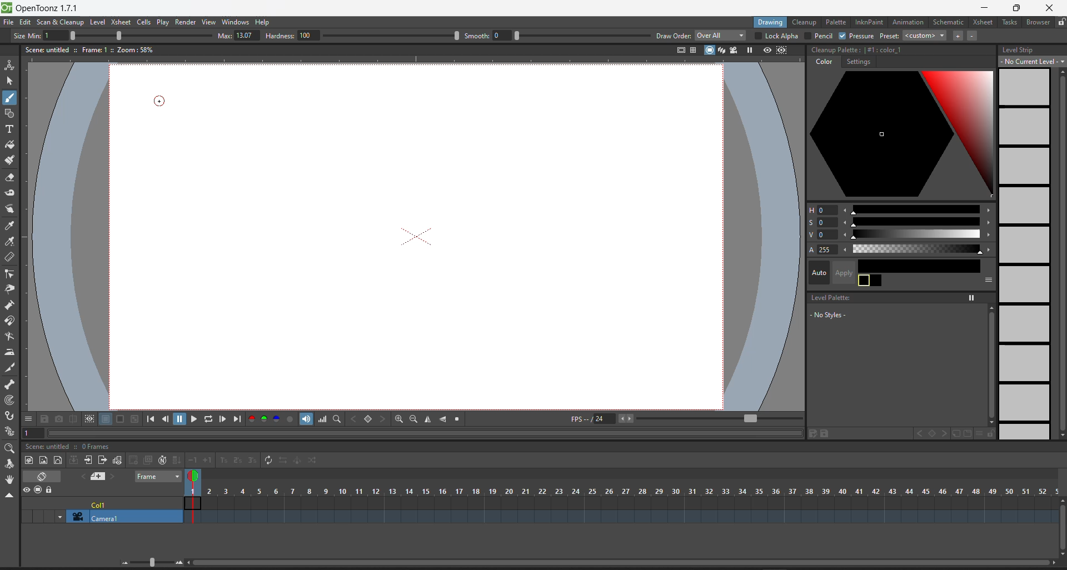  I want to click on previous key, so click(914, 433).